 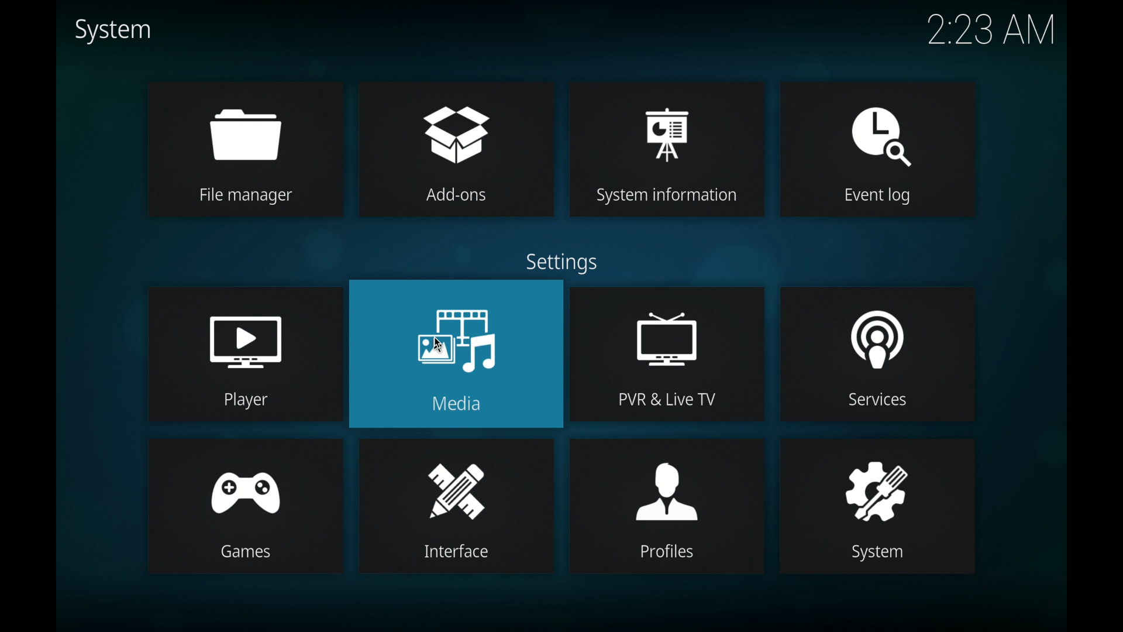 I want to click on media, so click(x=452, y=329).